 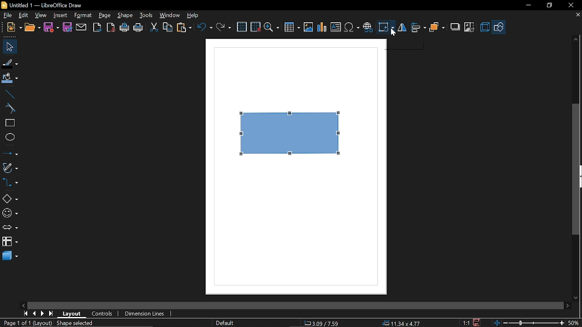 What do you see at coordinates (170, 16) in the screenshot?
I see `window` at bounding box center [170, 16].